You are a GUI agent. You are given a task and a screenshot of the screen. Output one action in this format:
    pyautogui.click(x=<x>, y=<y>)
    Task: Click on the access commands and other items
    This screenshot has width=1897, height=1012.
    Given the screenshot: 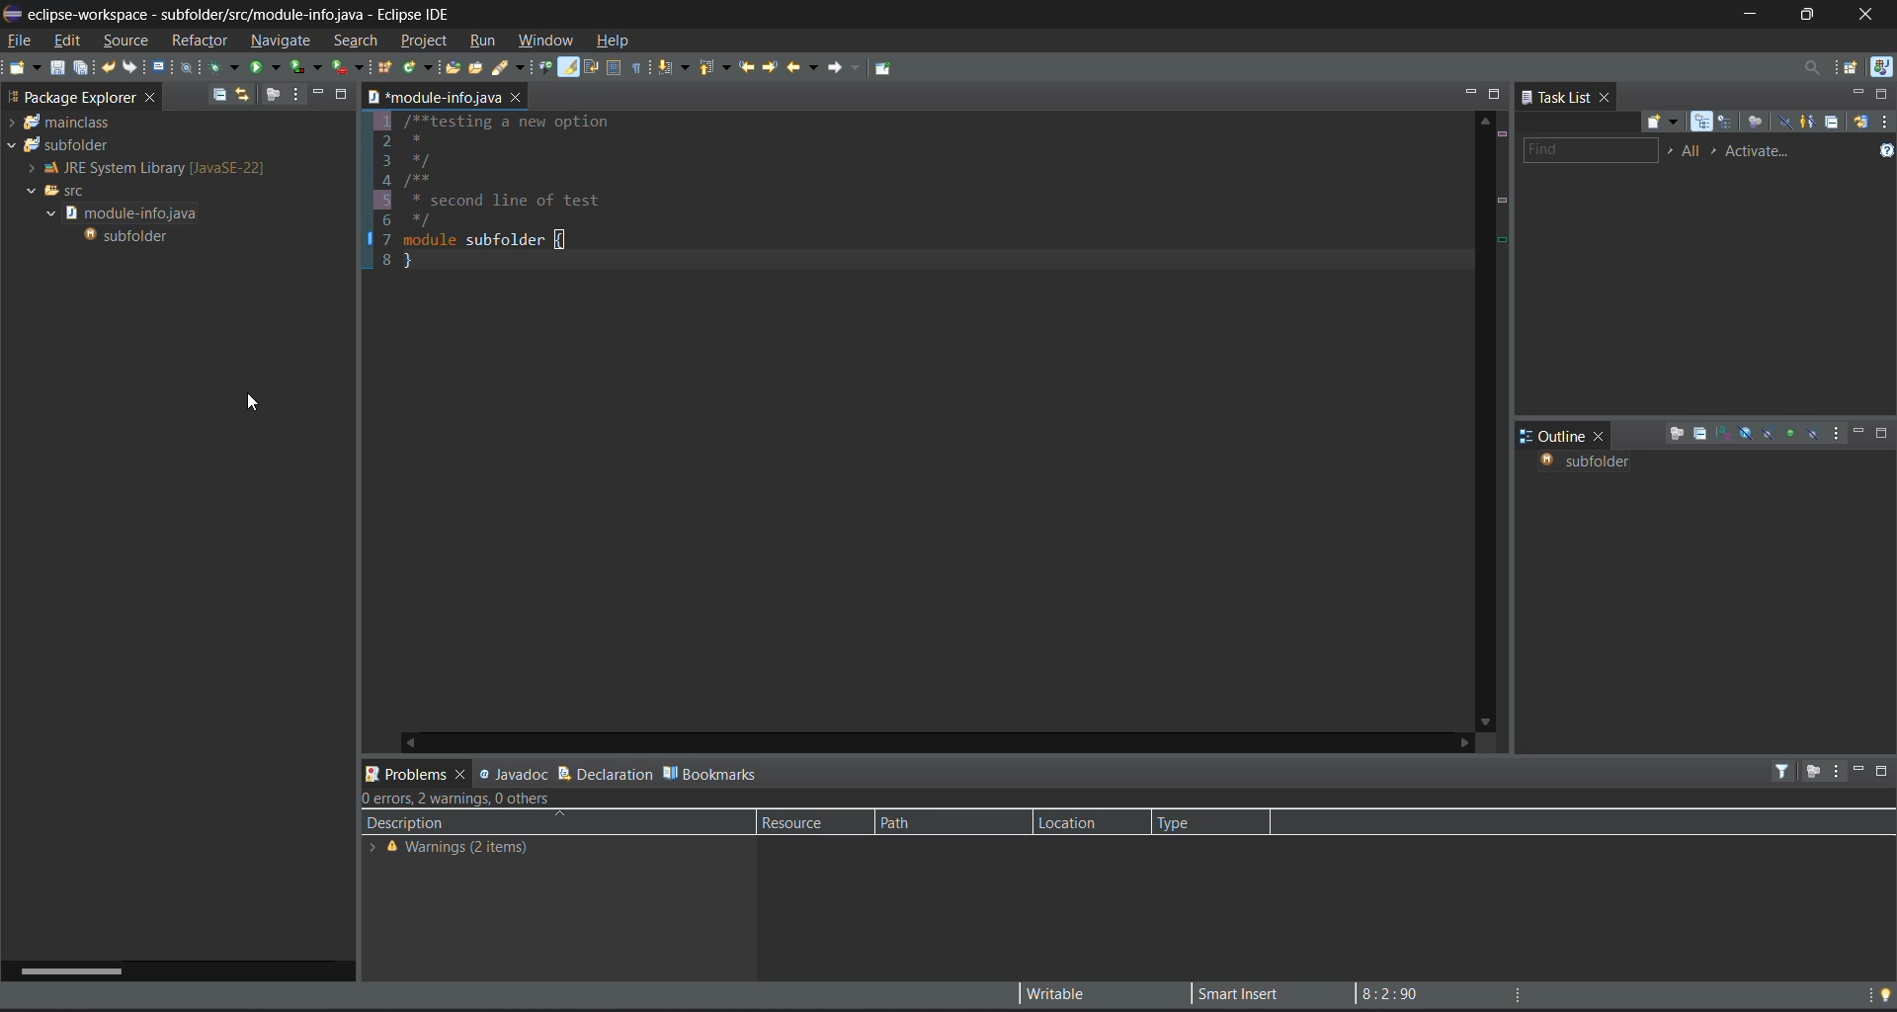 What is the action you would take?
    pyautogui.click(x=1811, y=67)
    